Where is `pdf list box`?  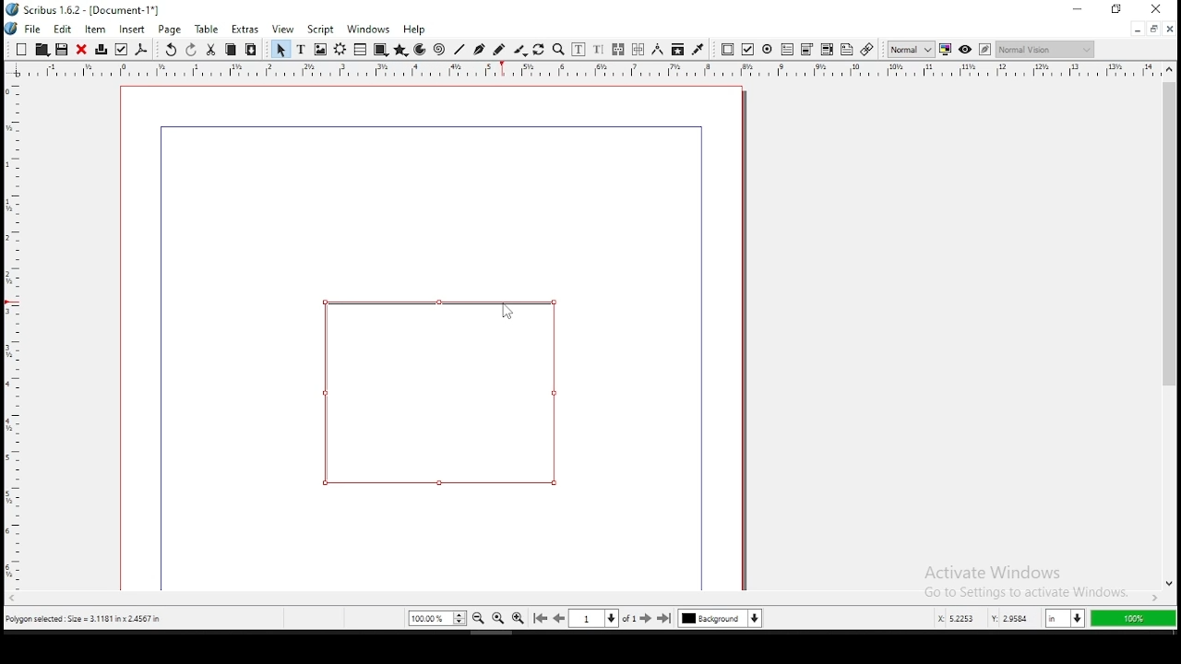
pdf list box is located at coordinates (808, 51).